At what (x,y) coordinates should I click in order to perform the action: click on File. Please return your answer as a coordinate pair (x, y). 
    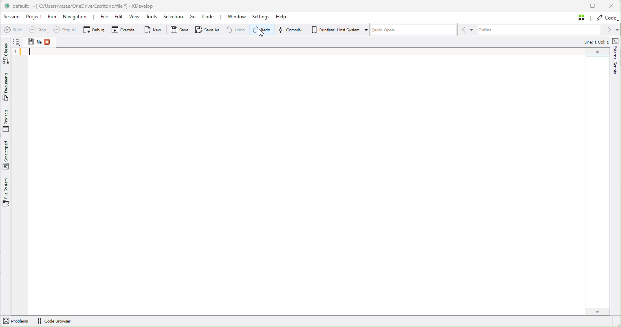
    Looking at the image, I should click on (103, 16).